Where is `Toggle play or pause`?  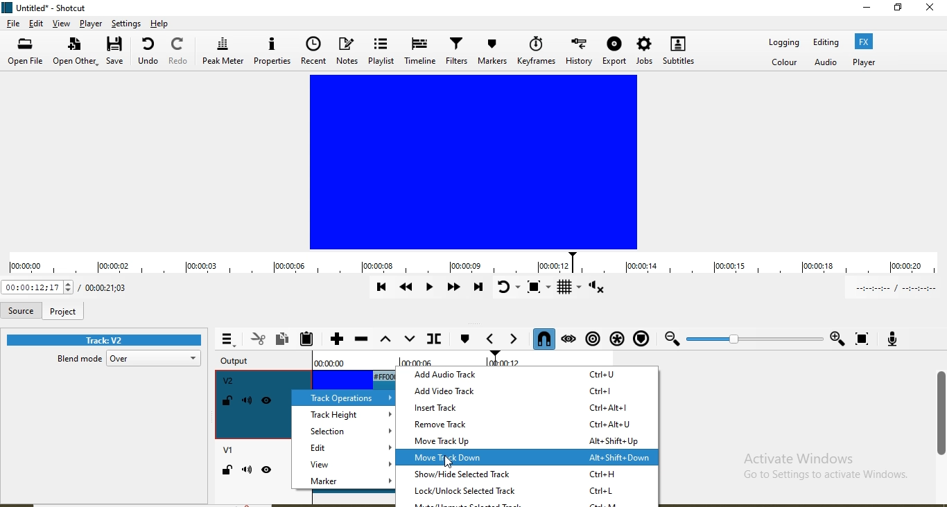 Toggle play or pause is located at coordinates (427, 286).